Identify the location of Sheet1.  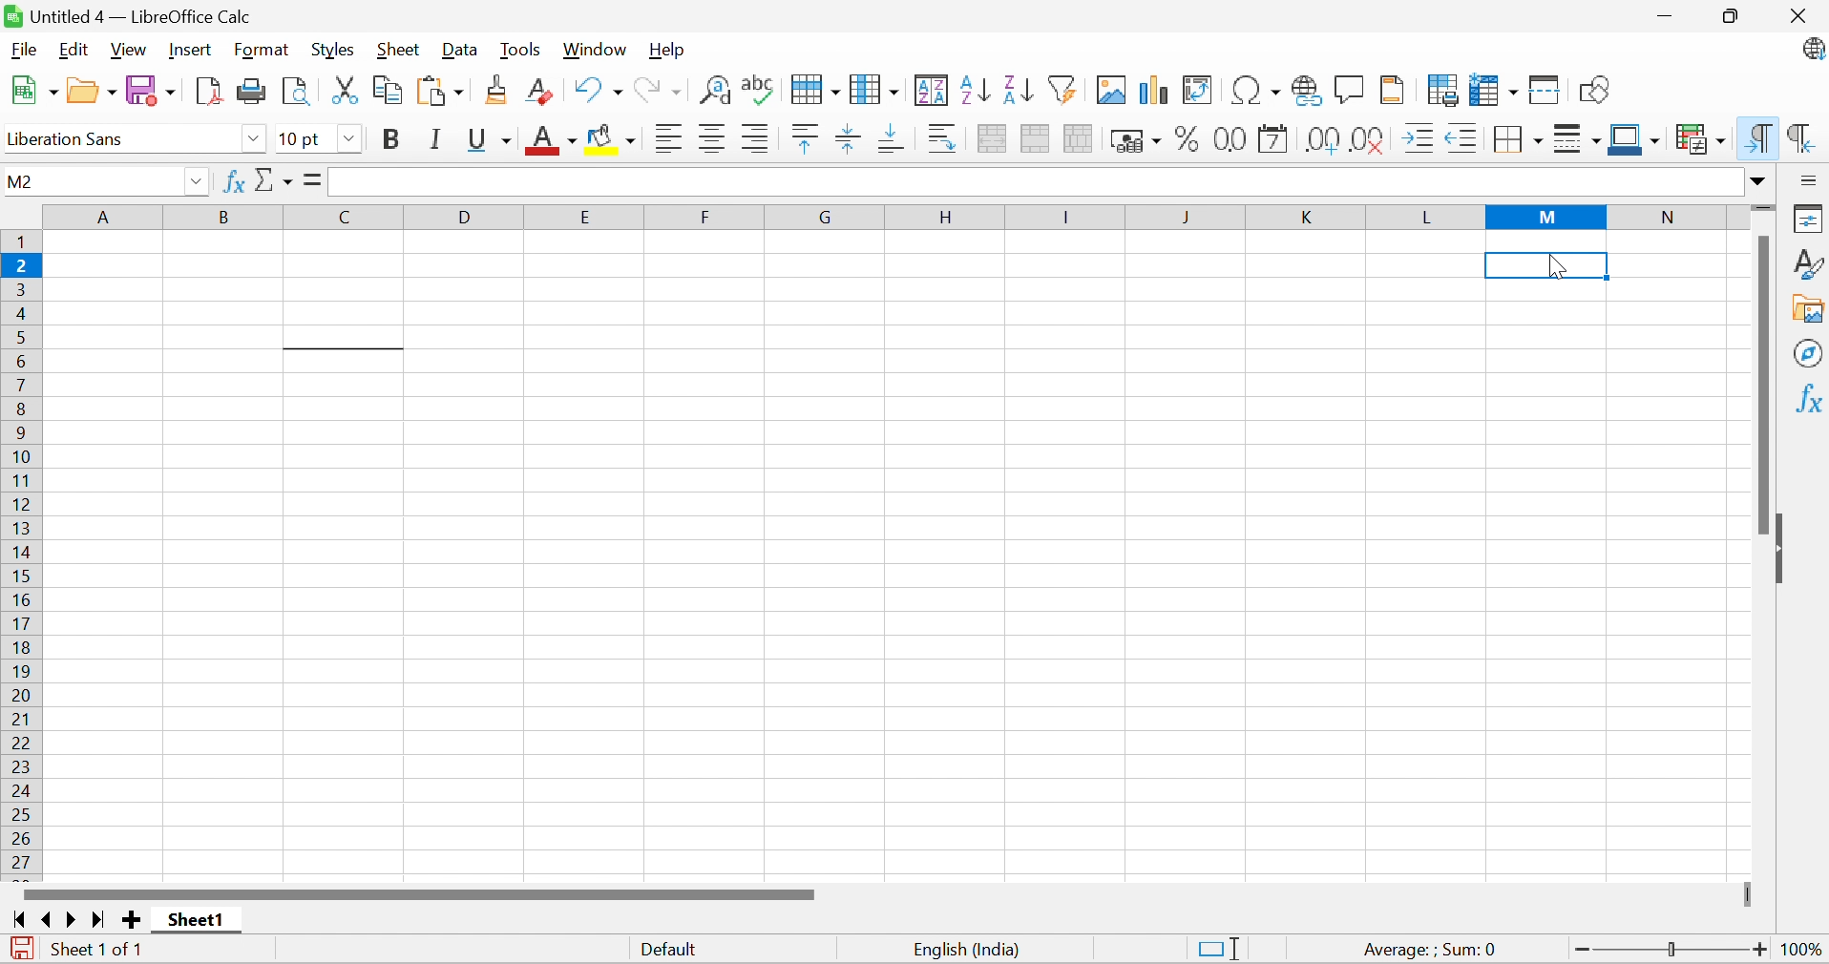
(197, 920).